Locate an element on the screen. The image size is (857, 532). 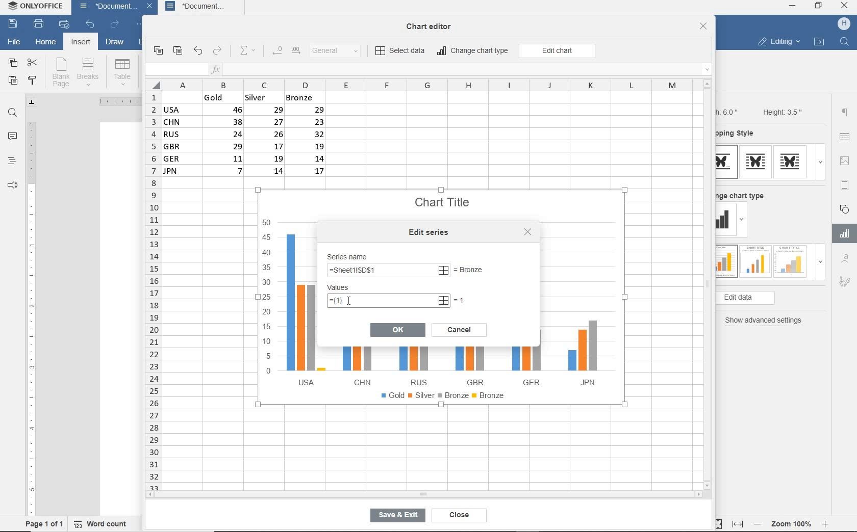
zoom out is located at coordinates (759, 524).